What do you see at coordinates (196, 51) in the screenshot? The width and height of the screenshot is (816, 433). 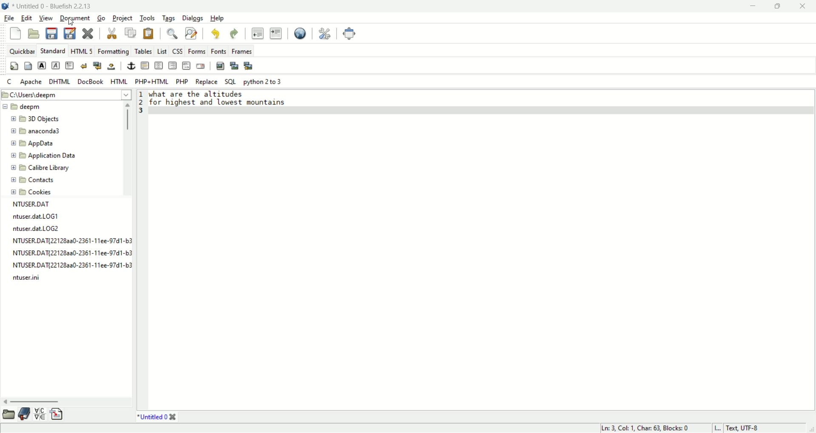 I see `forms` at bounding box center [196, 51].